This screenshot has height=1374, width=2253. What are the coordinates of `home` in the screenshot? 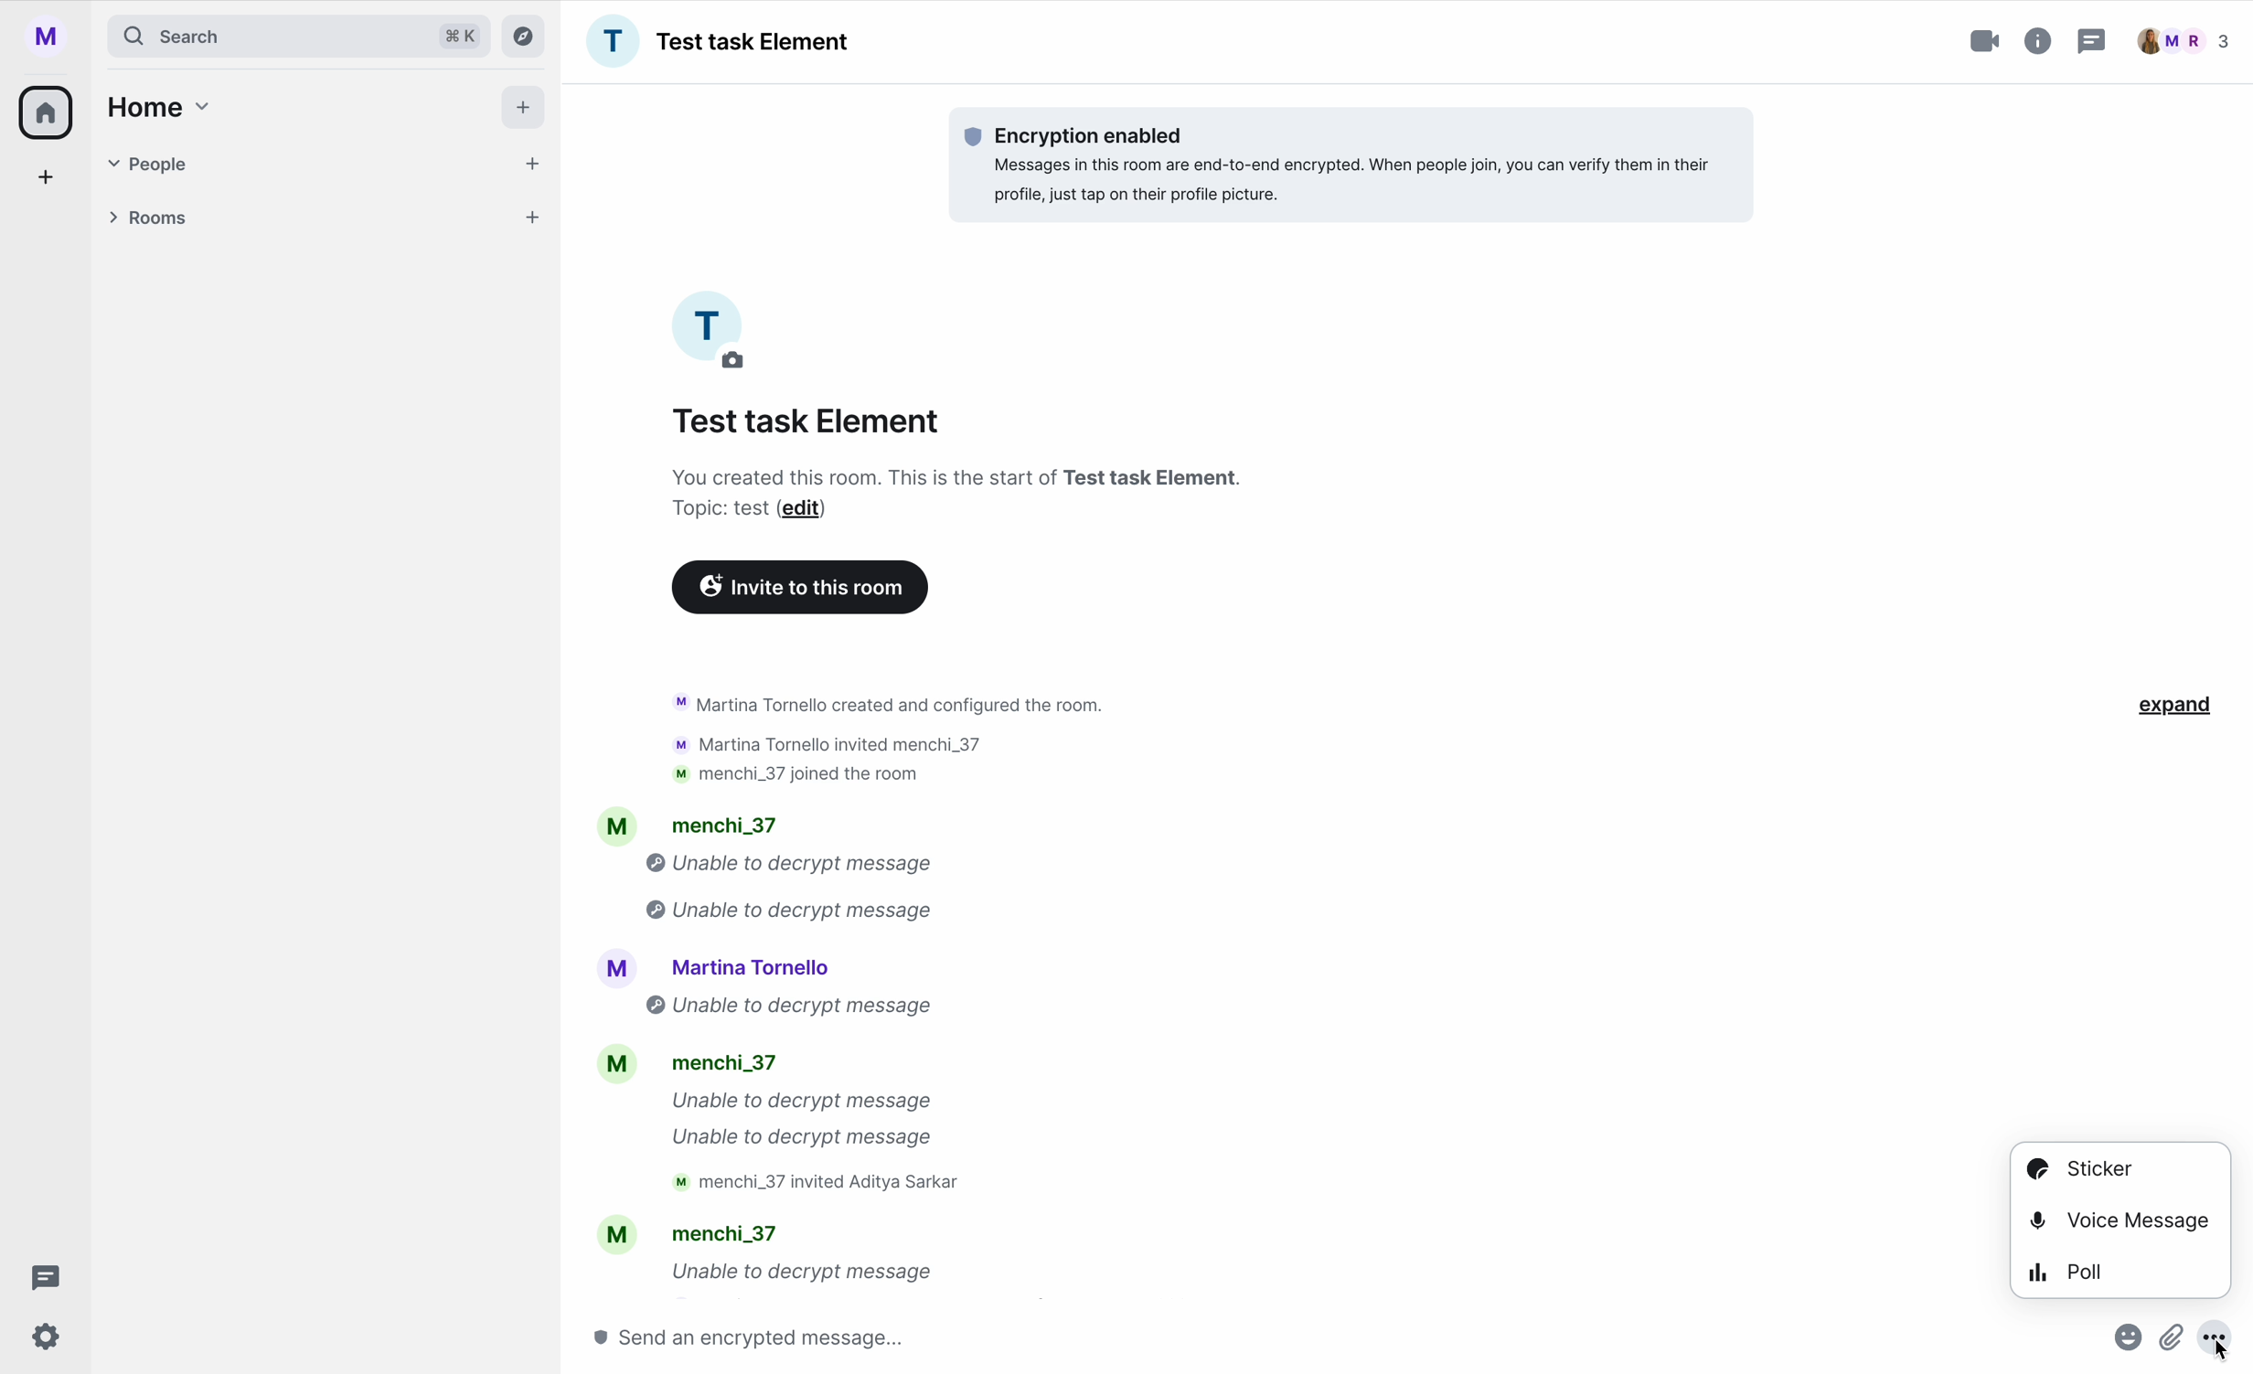 It's located at (48, 111).